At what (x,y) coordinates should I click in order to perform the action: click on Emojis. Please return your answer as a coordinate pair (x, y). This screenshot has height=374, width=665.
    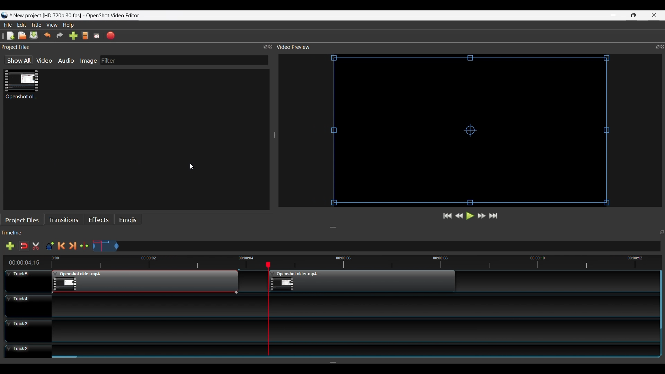
    Looking at the image, I should click on (127, 220).